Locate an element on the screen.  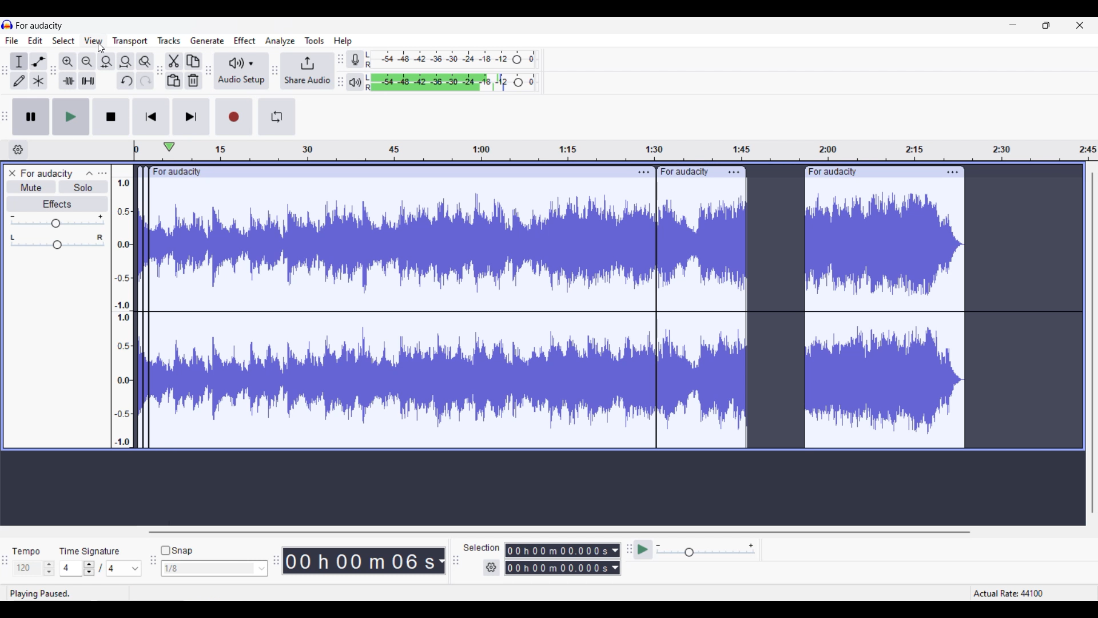
Tempo settings is located at coordinates (34, 568).